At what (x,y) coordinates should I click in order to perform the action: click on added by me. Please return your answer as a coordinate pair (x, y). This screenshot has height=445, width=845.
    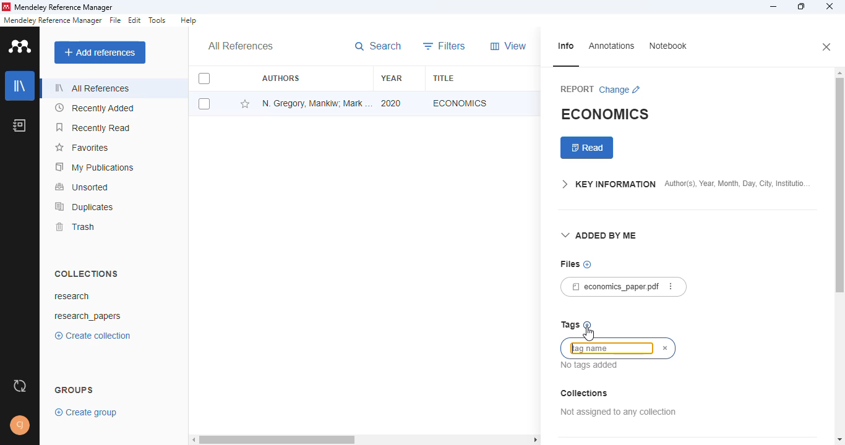
    Looking at the image, I should click on (599, 236).